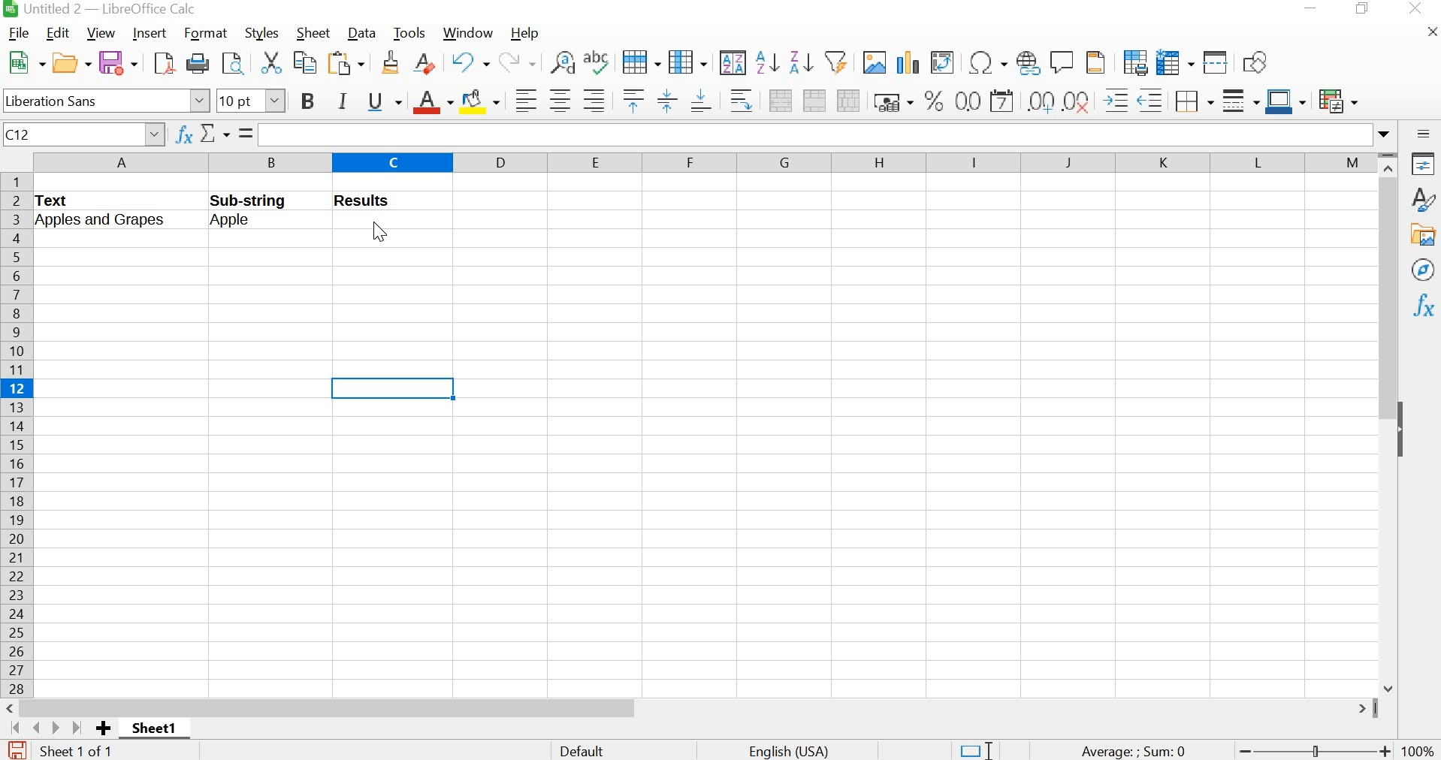  What do you see at coordinates (1130, 751) in the screenshot?
I see `formula` at bounding box center [1130, 751].